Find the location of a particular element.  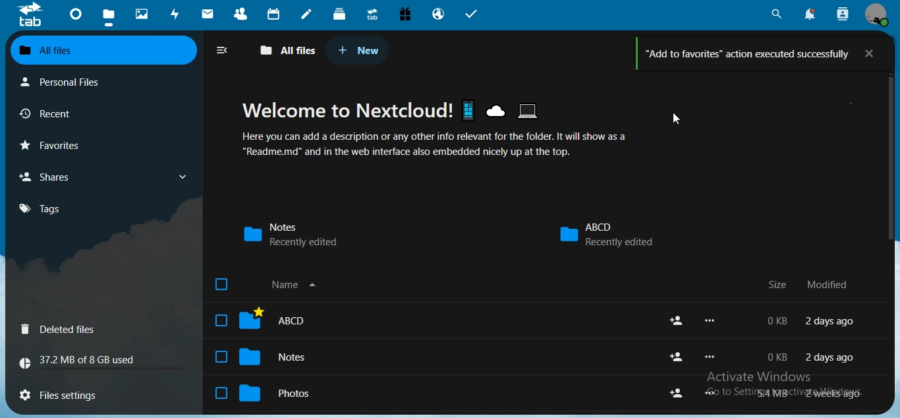

abcd is located at coordinates (605, 233).